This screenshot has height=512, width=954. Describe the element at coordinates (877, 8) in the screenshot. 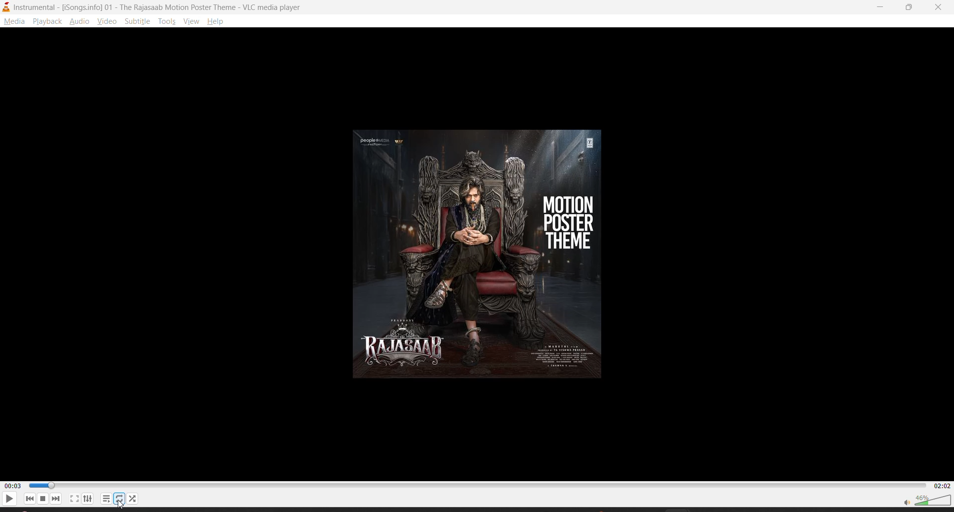

I see `minimize` at that location.